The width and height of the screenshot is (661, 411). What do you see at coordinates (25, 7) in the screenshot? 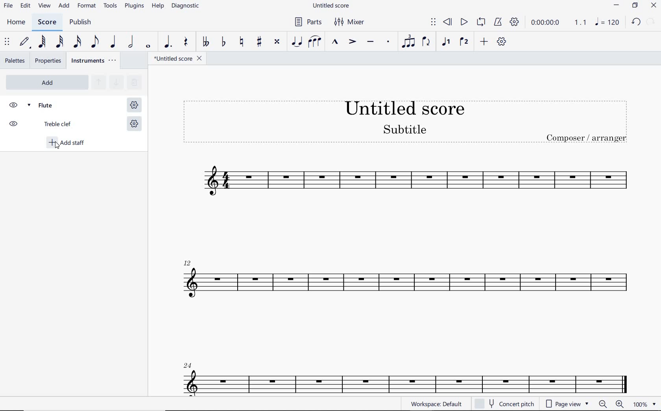
I see `edit` at bounding box center [25, 7].